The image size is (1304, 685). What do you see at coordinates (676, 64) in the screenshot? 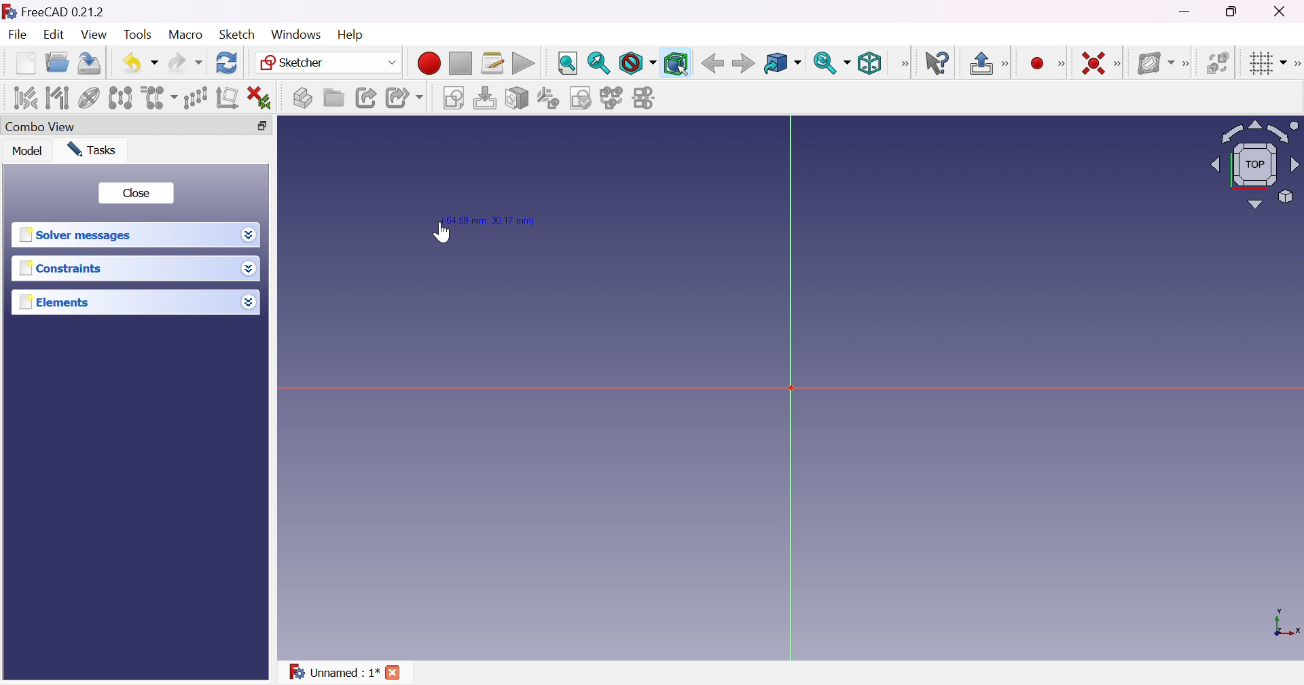
I see `Bounding box` at bounding box center [676, 64].